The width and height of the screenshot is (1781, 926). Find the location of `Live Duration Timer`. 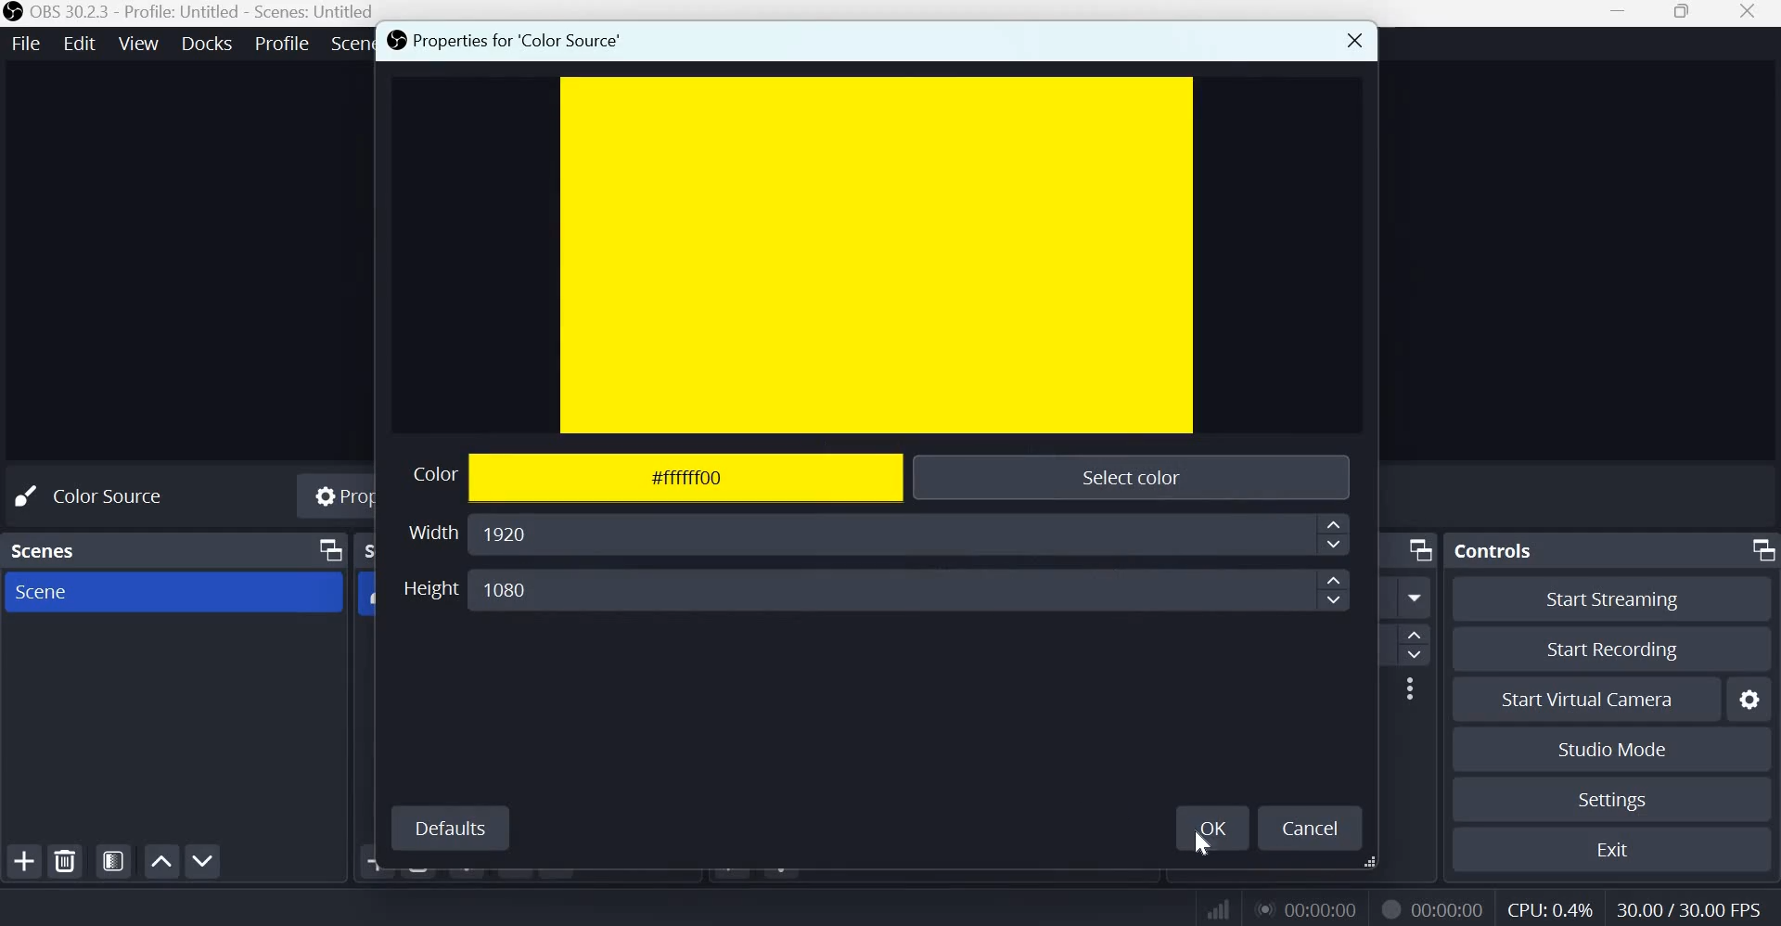

Live Duration Timer is located at coordinates (1390, 907).